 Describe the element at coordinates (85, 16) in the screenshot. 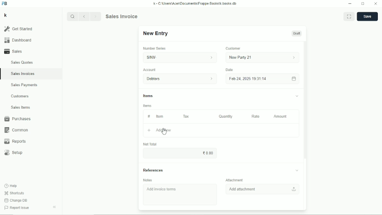

I see `Backward` at that location.